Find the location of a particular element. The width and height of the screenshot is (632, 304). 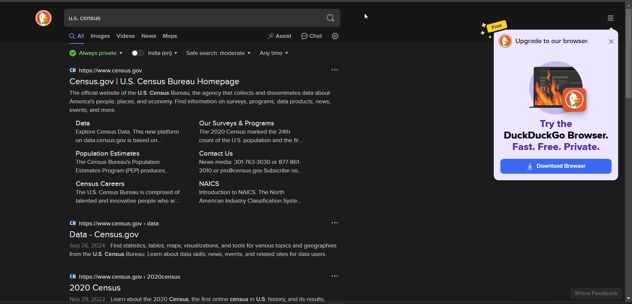

2020 Census is located at coordinates (98, 288).